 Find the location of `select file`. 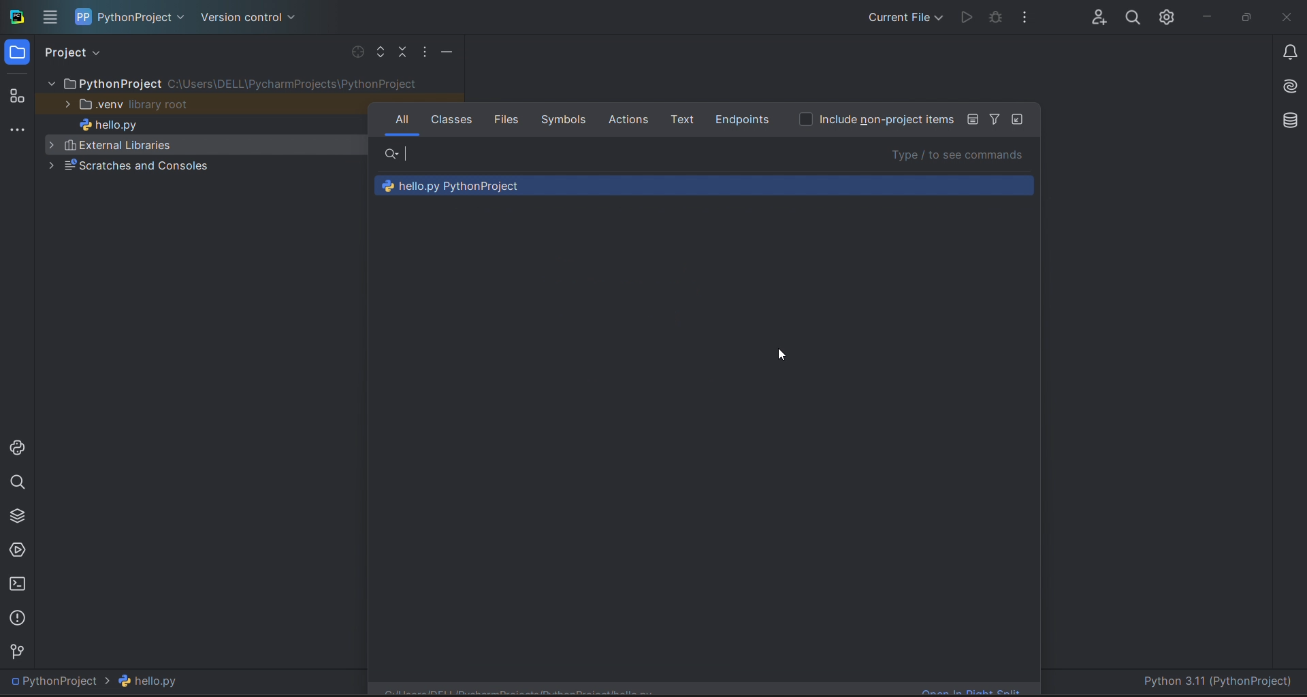

select file is located at coordinates (358, 51).